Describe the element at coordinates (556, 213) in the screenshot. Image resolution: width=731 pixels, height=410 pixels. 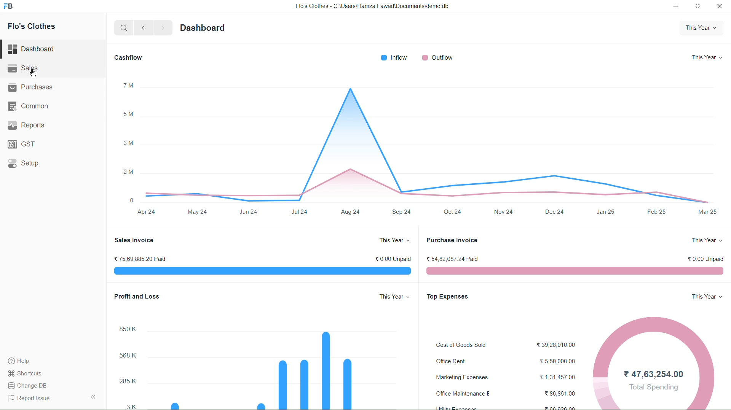
I see `Dec 24` at that location.